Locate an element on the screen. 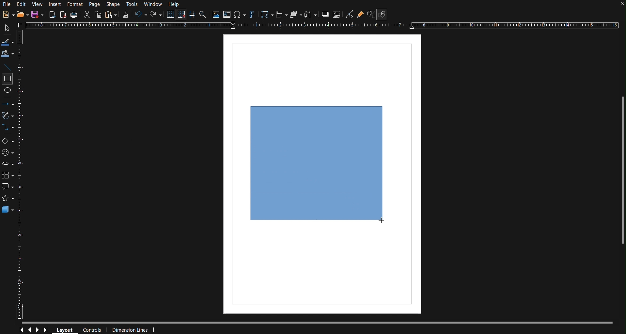  Fill Color is located at coordinates (8, 54).